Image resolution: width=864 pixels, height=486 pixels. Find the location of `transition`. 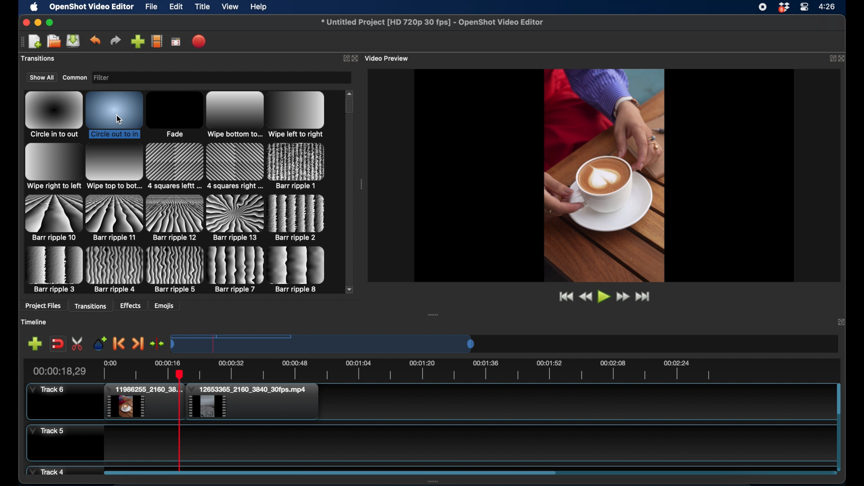

transition is located at coordinates (236, 218).